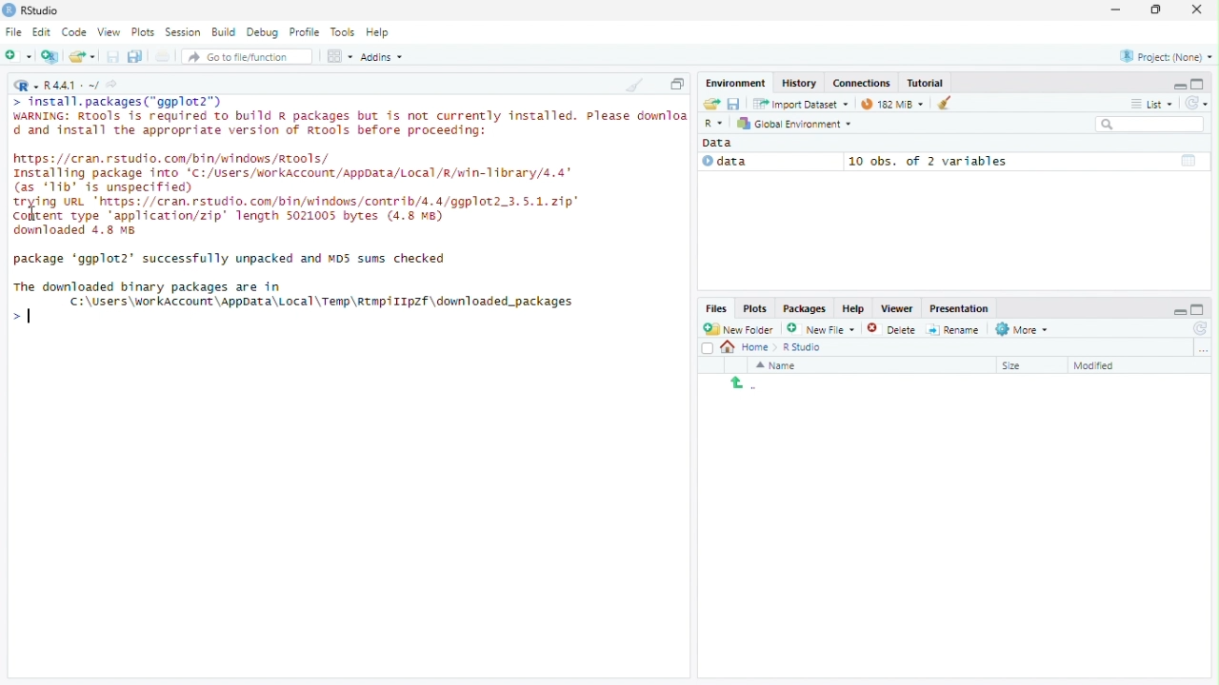 The width and height of the screenshot is (1219, 685). What do you see at coordinates (1199, 9) in the screenshot?
I see `Close` at bounding box center [1199, 9].